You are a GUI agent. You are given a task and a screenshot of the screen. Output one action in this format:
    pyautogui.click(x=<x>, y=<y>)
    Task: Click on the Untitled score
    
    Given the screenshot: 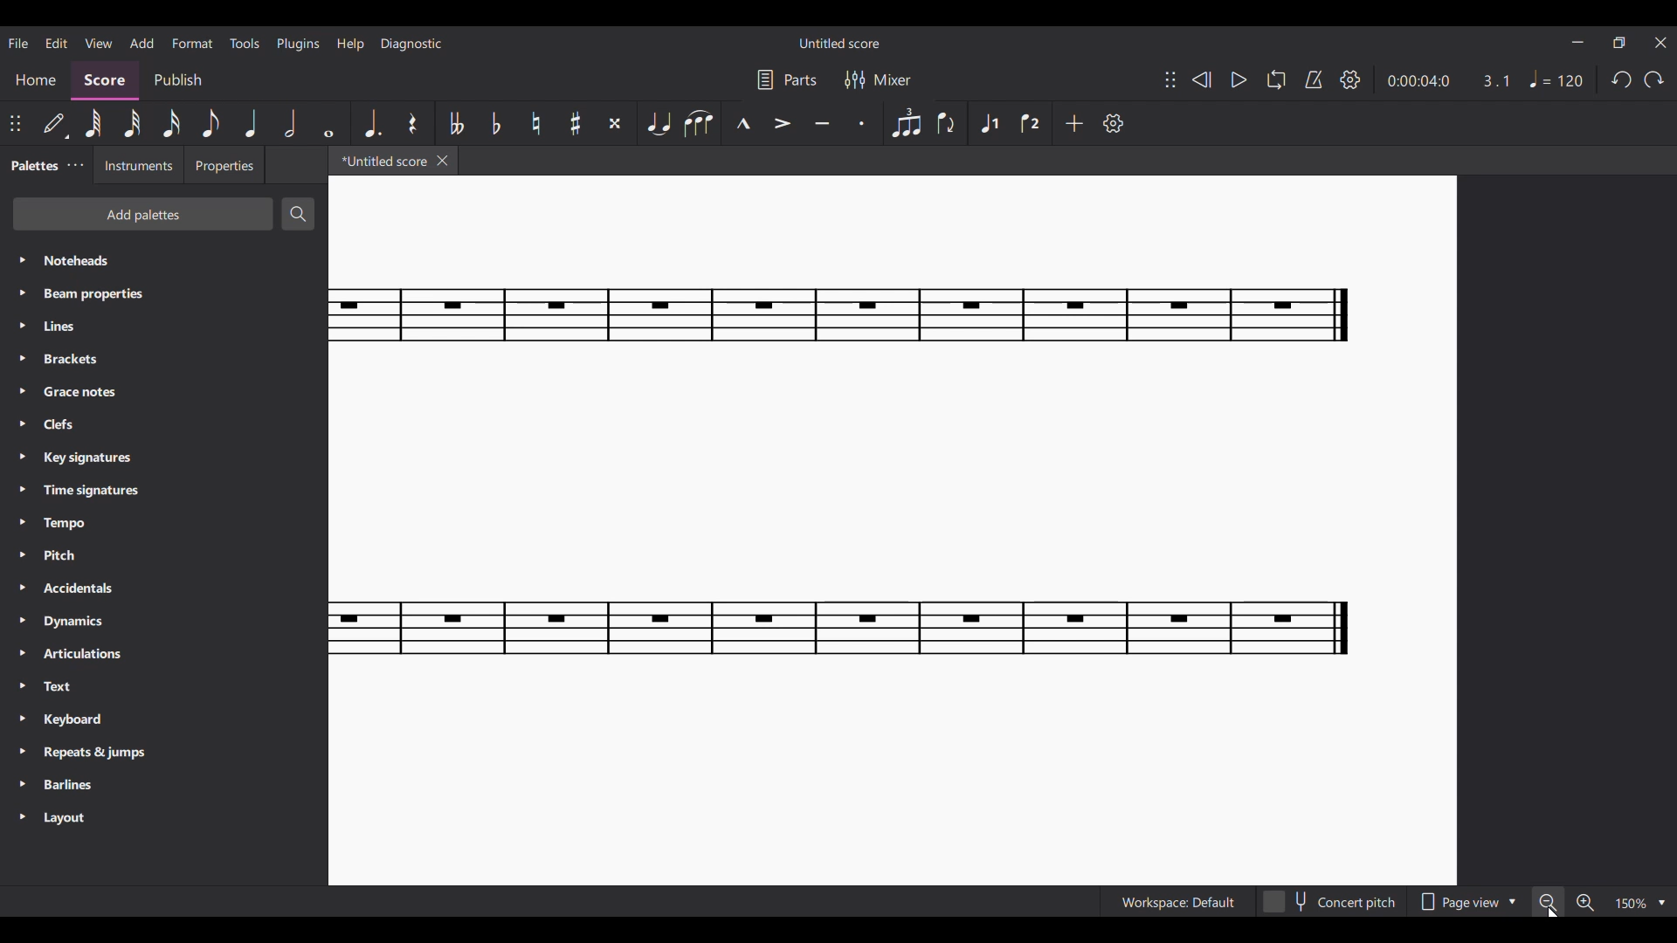 What is the action you would take?
    pyautogui.click(x=839, y=44)
    